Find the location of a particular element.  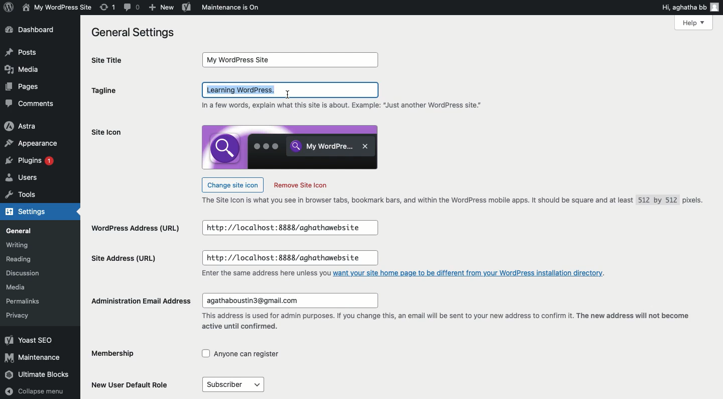

Tools is located at coordinates (22, 196).